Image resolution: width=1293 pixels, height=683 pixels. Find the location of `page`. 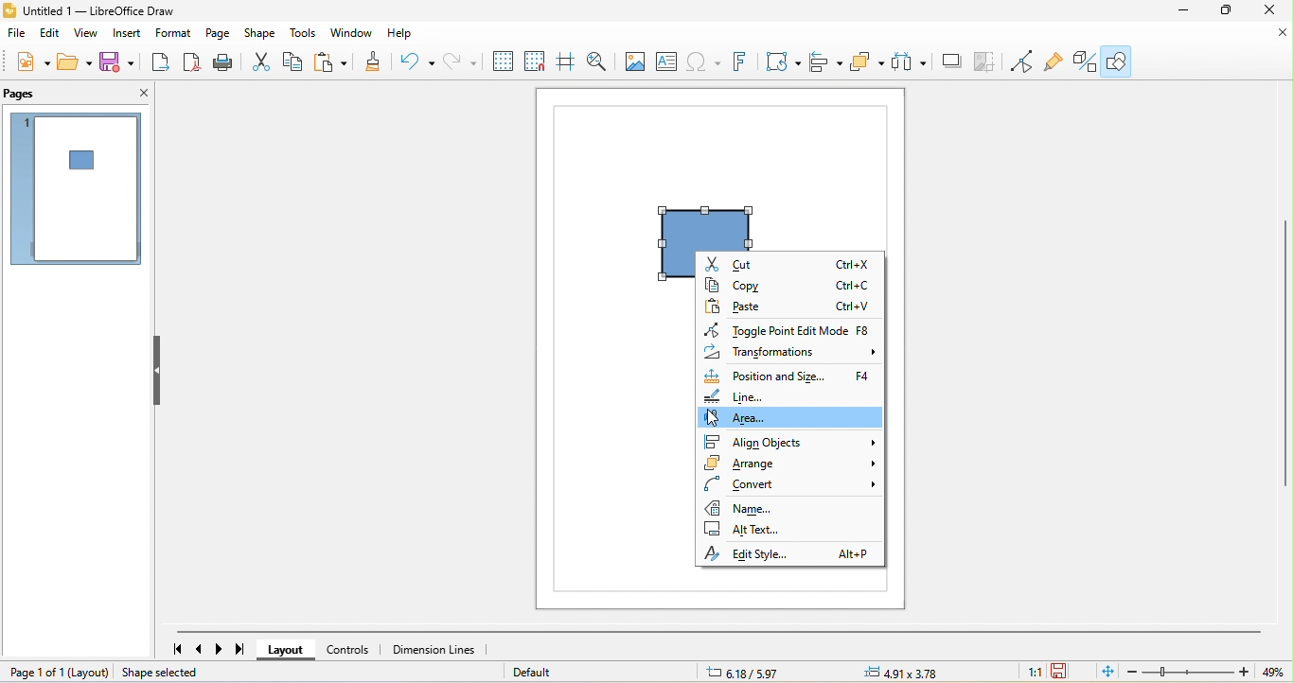

page is located at coordinates (220, 34).